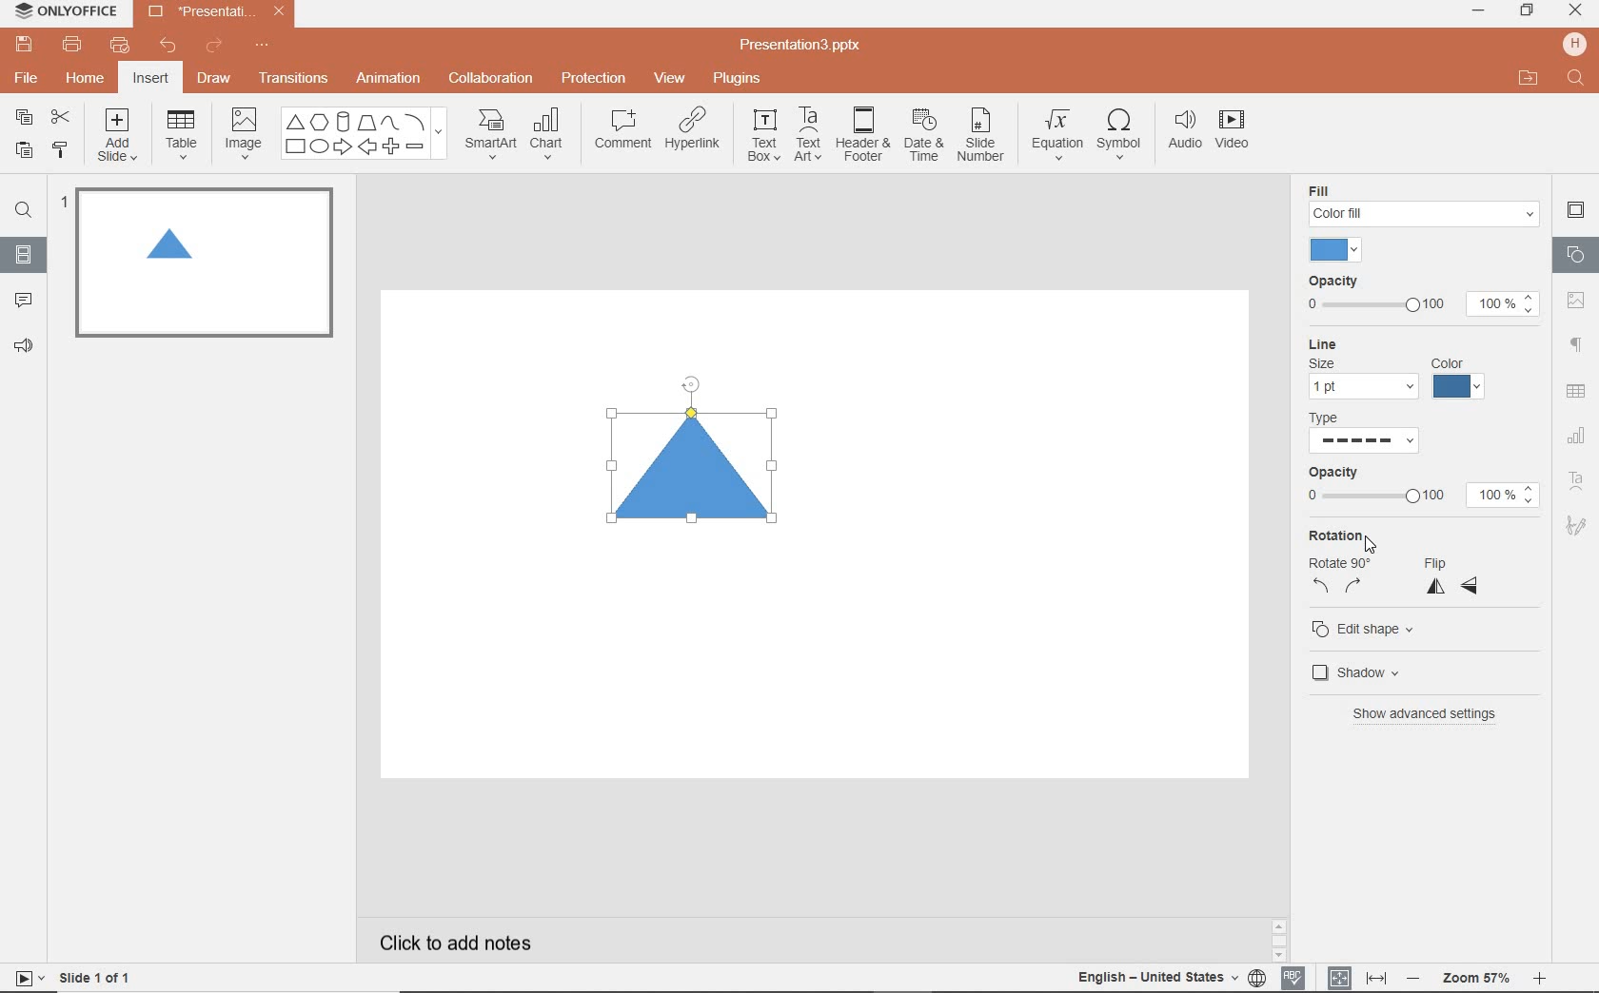  What do you see at coordinates (62, 150) in the screenshot?
I see `COPY STYLE` at bounding box center [62, 150].